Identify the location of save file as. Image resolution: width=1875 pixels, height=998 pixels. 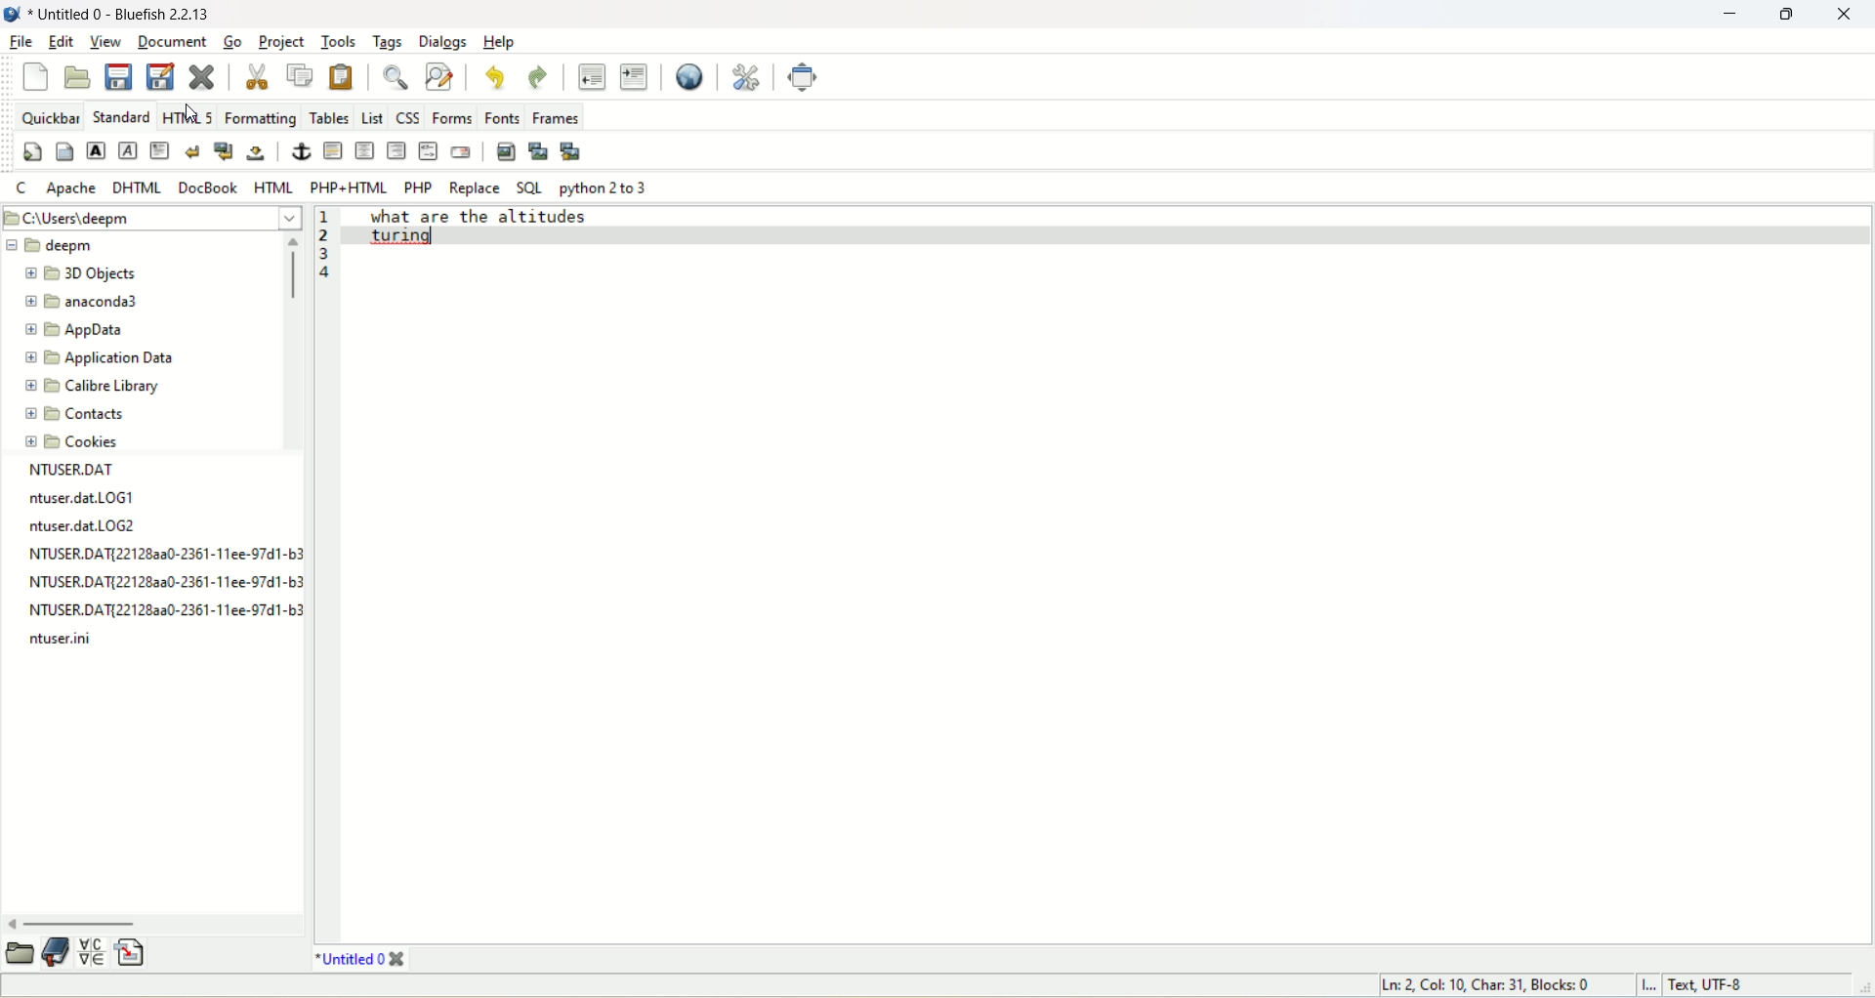
(163, 77).